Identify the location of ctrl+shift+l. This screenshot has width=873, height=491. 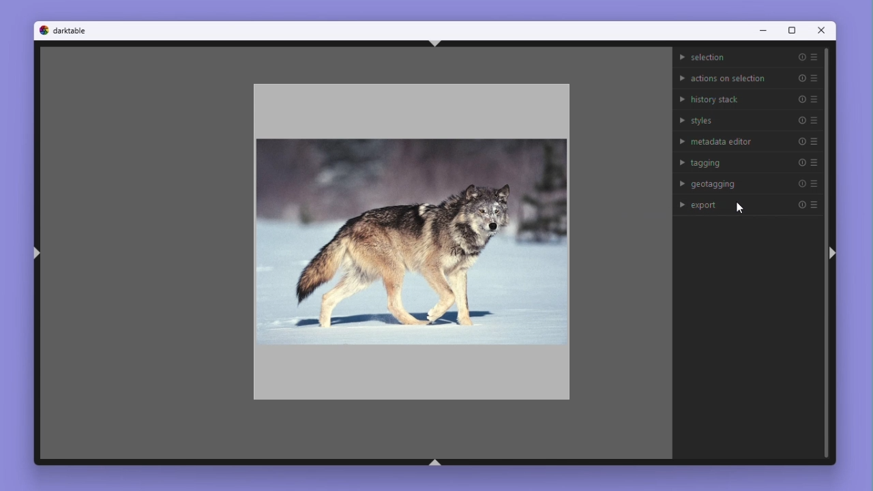
(37, 253).